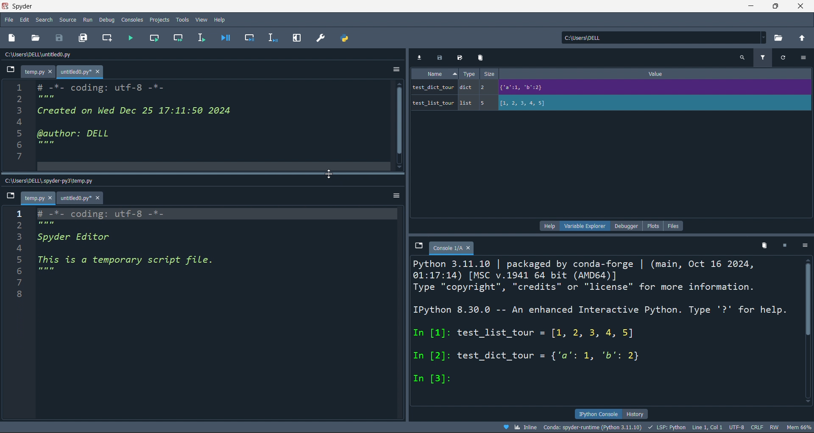 The image size is (814, 433). I want to click on SAVE, so click(61, 37).